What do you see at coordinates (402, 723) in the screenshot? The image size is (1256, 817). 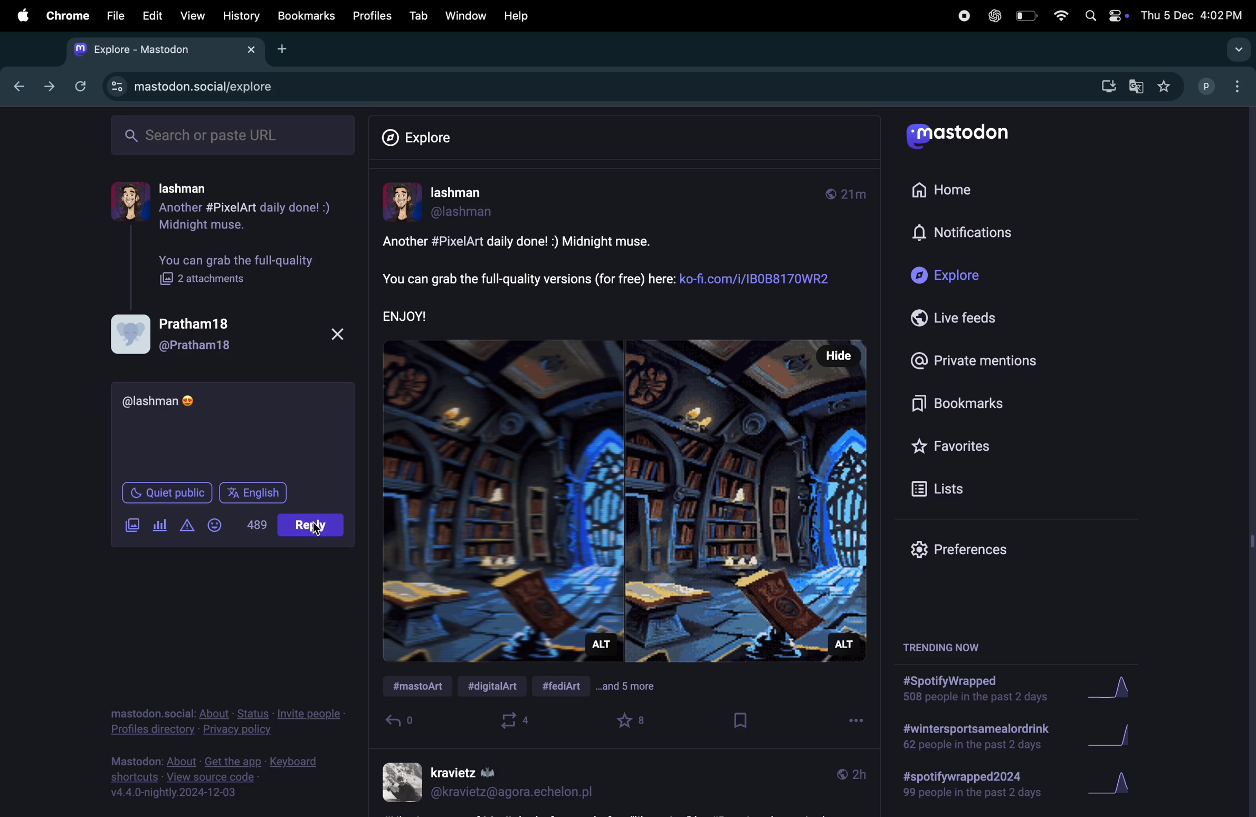 I see `reply` at bounding box center [402, 723].